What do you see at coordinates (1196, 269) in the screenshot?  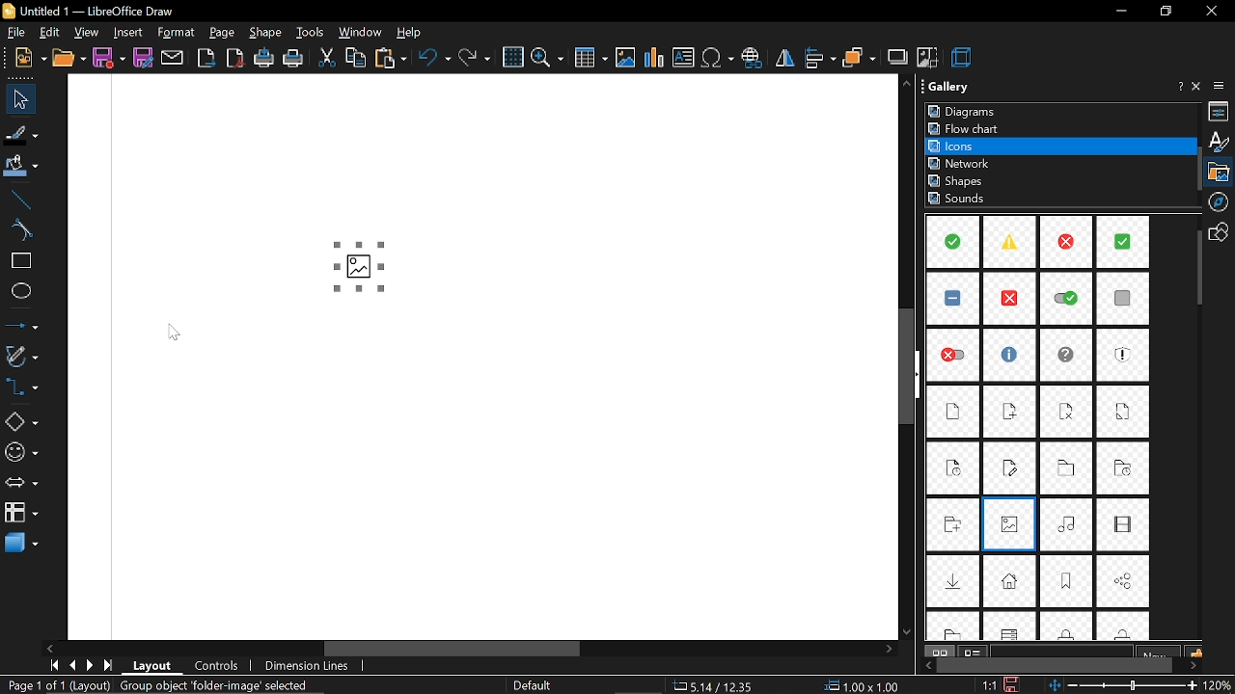 I see `vertical scrollbar` at bounding box center [1196, 269].